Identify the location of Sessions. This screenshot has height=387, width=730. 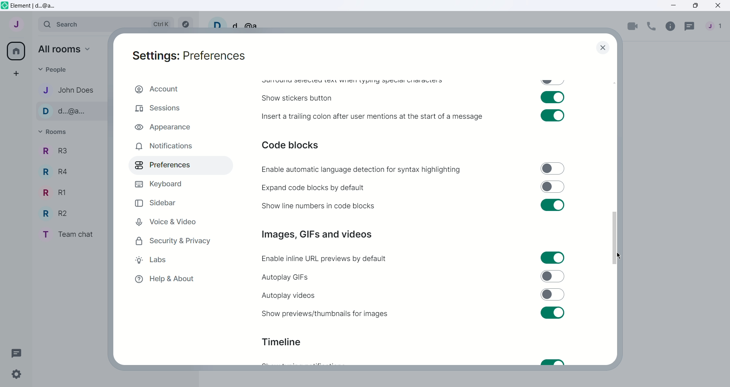
(178, 109).